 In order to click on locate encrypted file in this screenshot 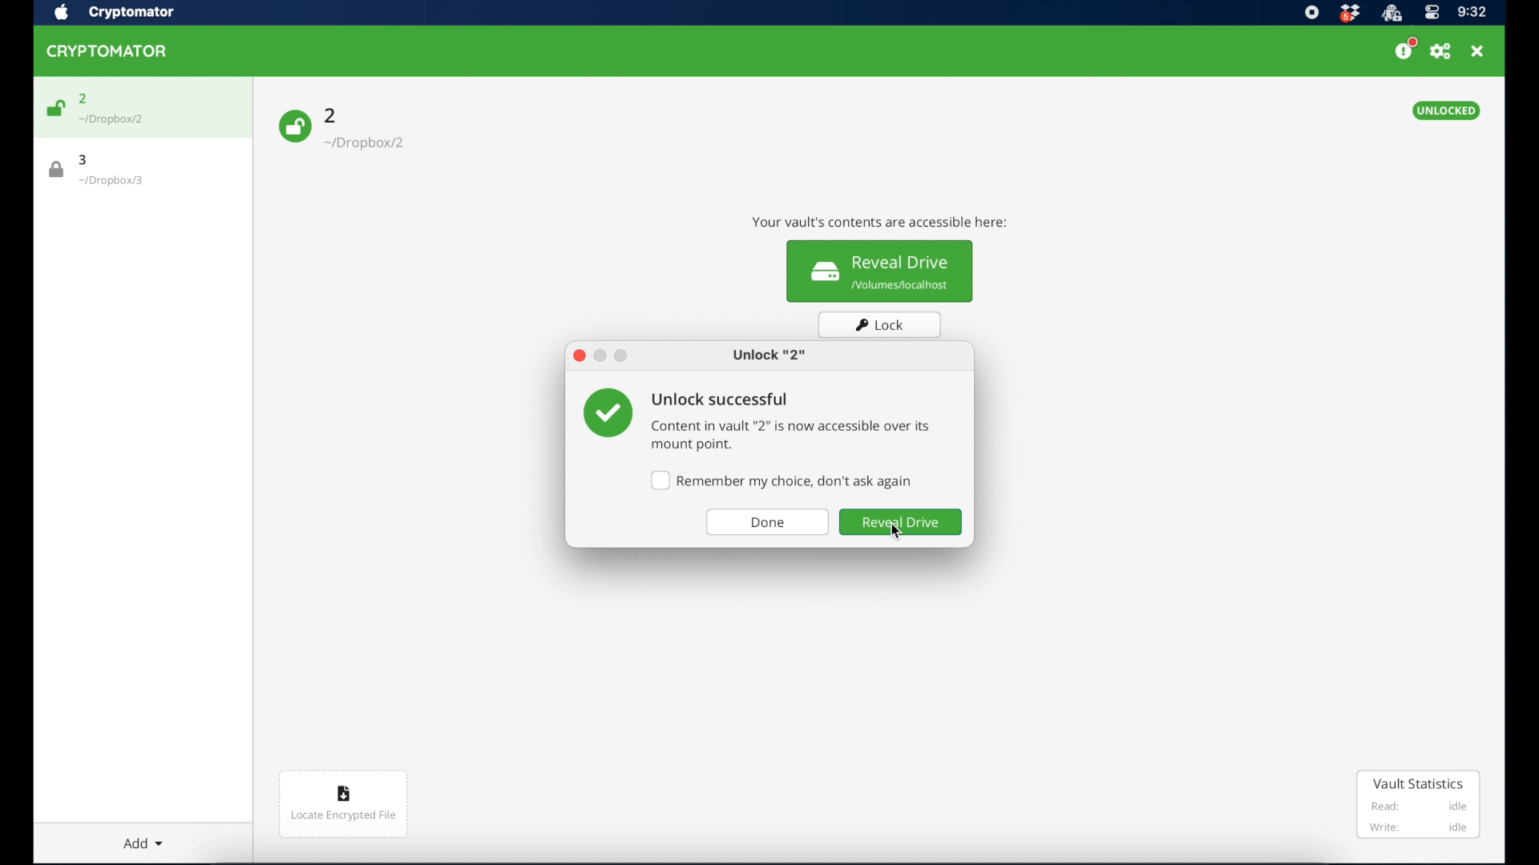, I will do `click(343, 803)`.